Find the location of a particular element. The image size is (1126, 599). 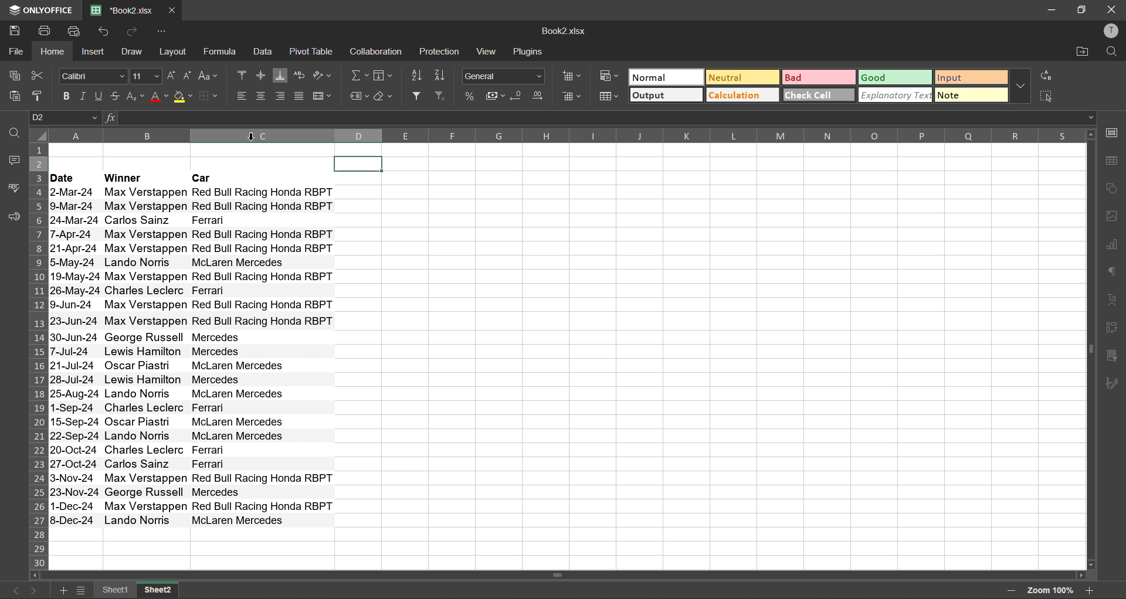

sort descending is located at coordinates (442, 76).